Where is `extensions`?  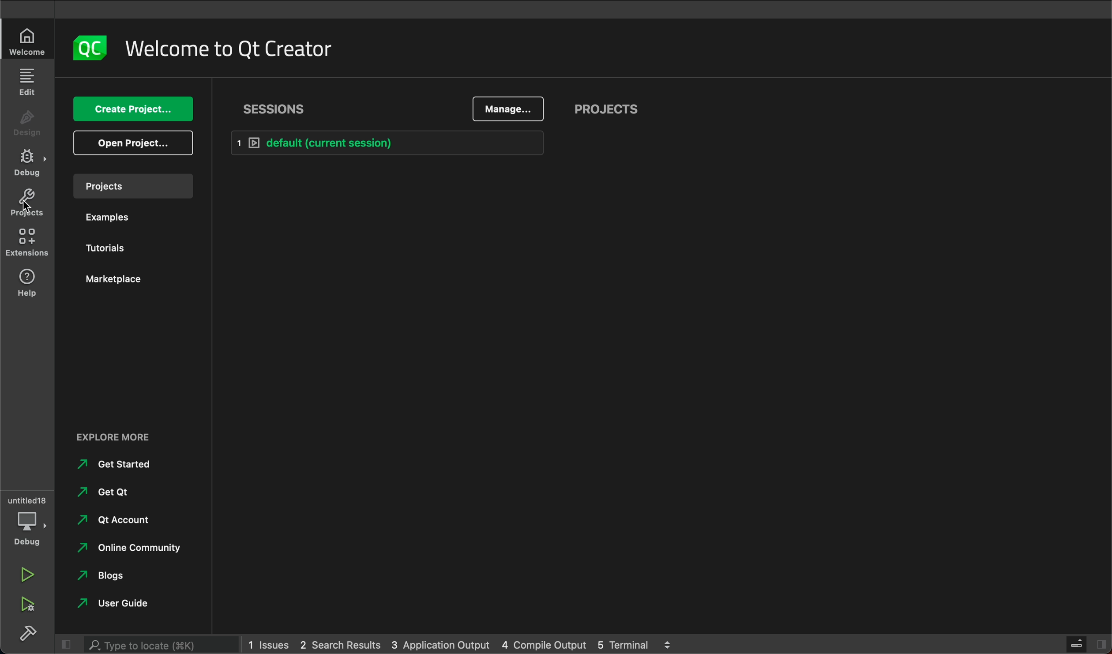
extensions is located at coordinates (26, 242).